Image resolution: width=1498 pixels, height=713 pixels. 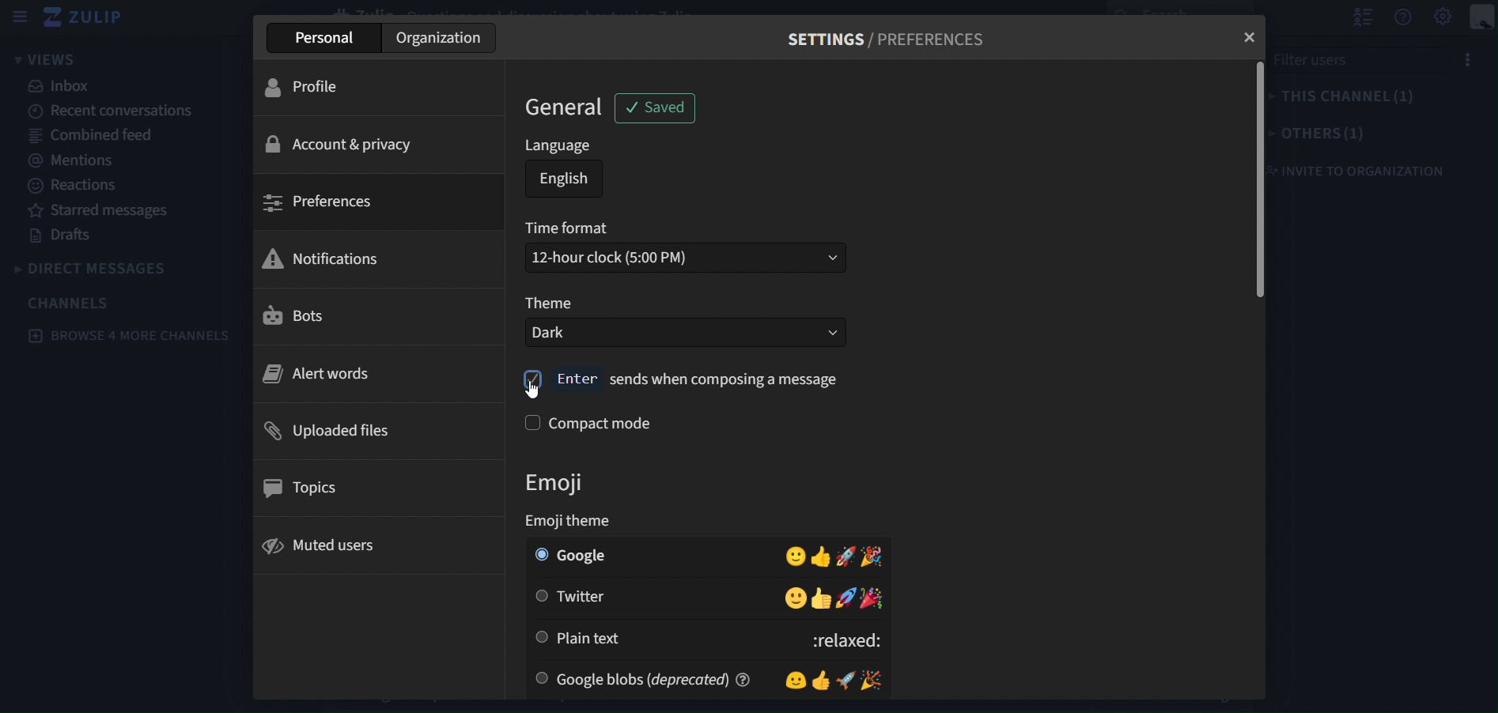 What do you see at coordinates (373, 258) in the screenshot?
I see `notifications` at bounding box center [373, 258].